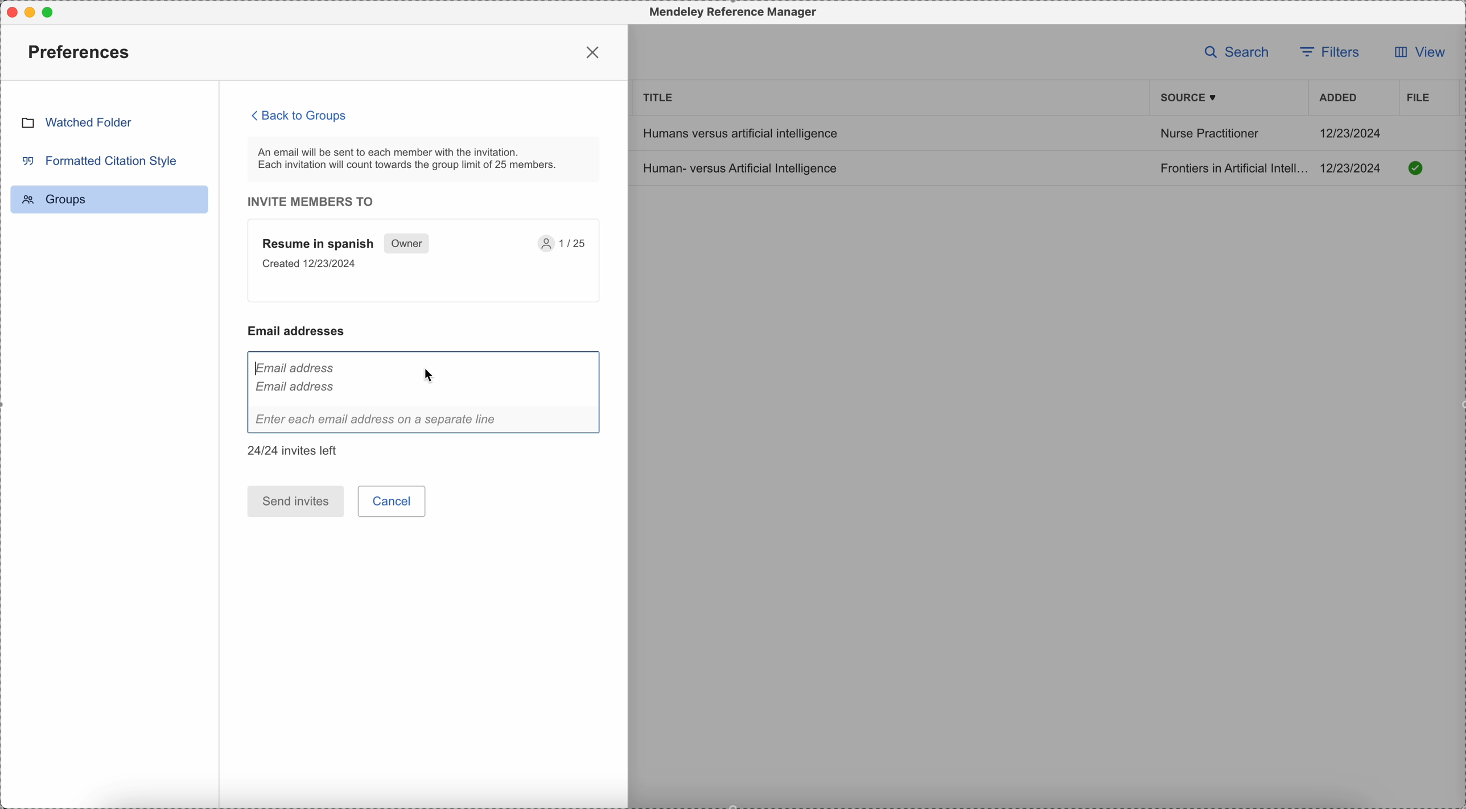 This screenshot has width=1466, height=809. Describe the element at coordinates (81, 51) in the screenshot. I see `preferences` at that location.